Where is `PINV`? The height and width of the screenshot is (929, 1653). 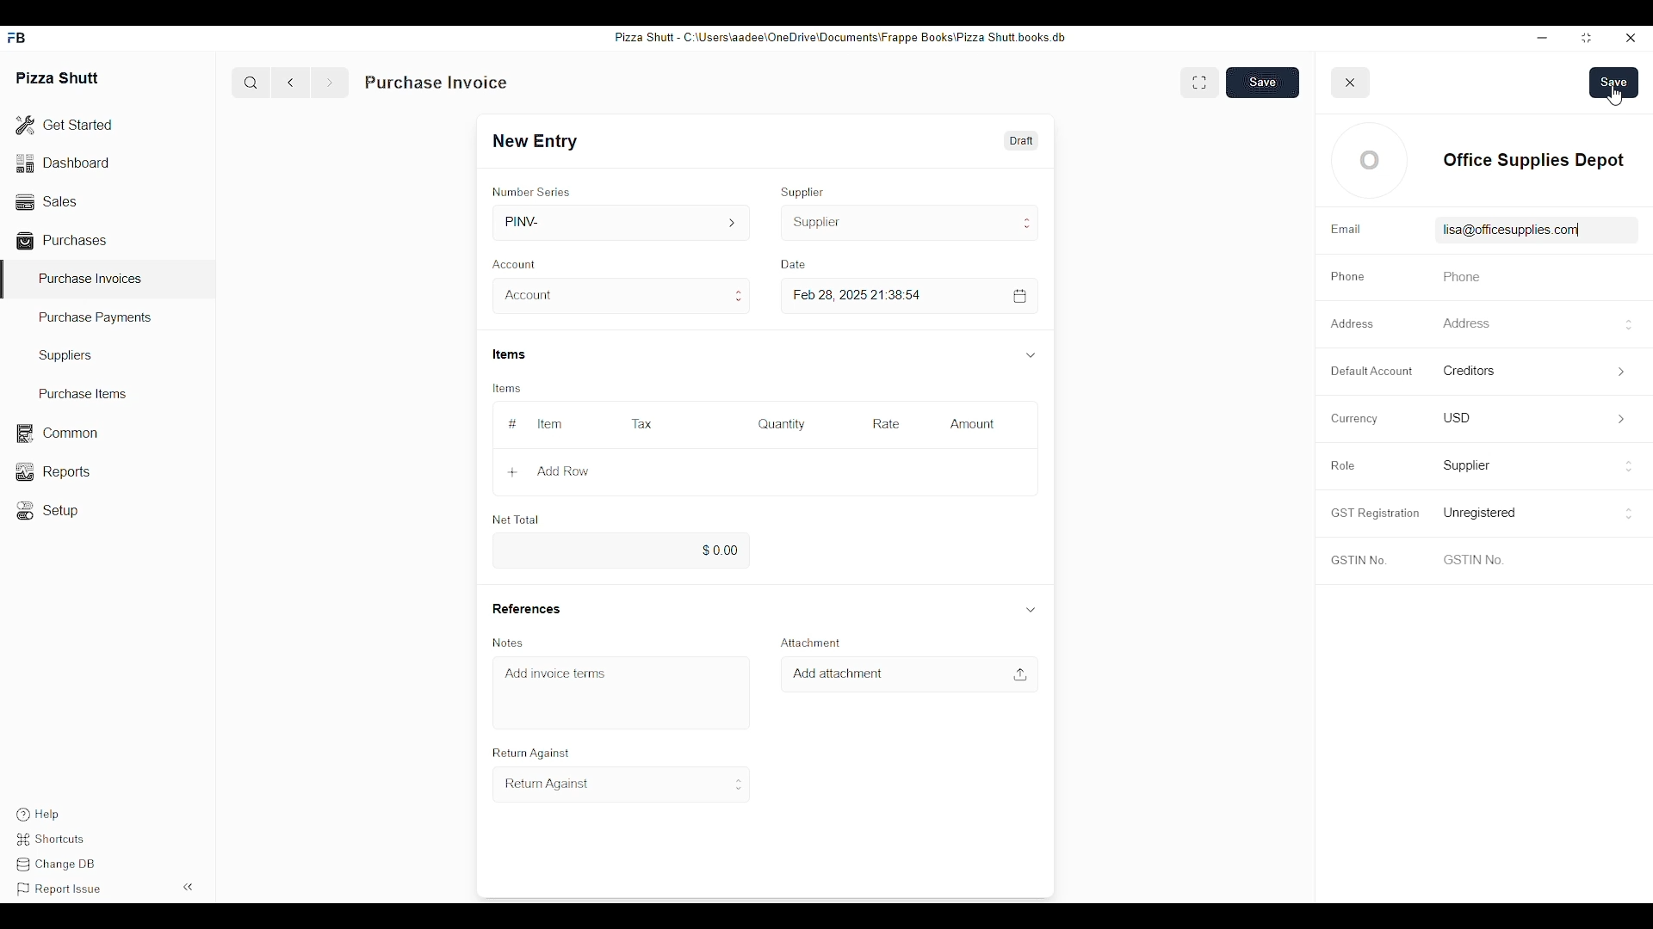 PINV is located at coordinates (623, 222).